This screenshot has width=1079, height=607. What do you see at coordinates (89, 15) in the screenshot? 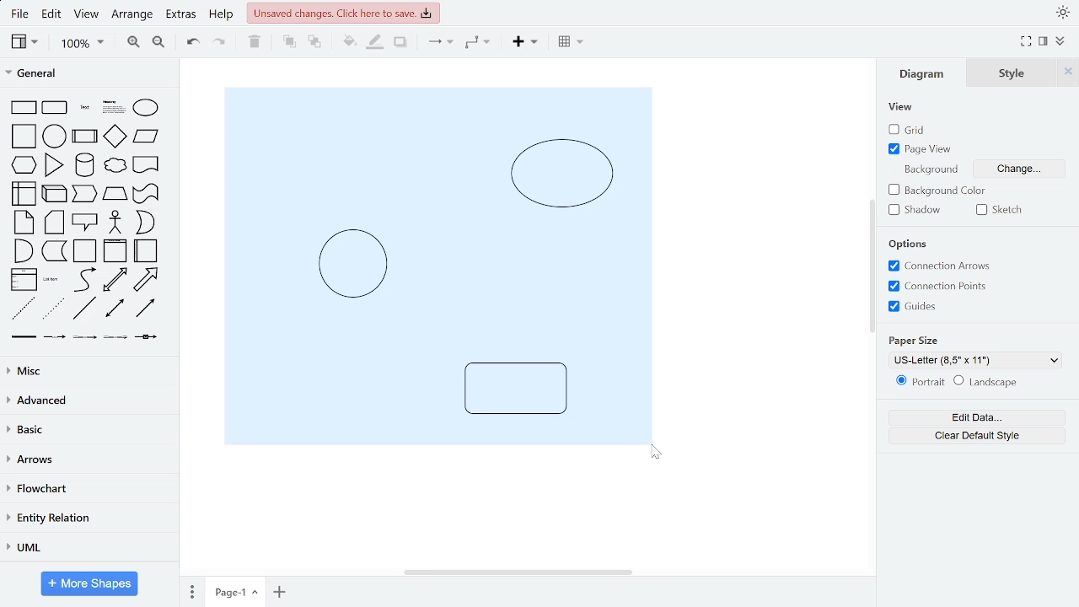
I see `view` at bounding box center [89, 15].